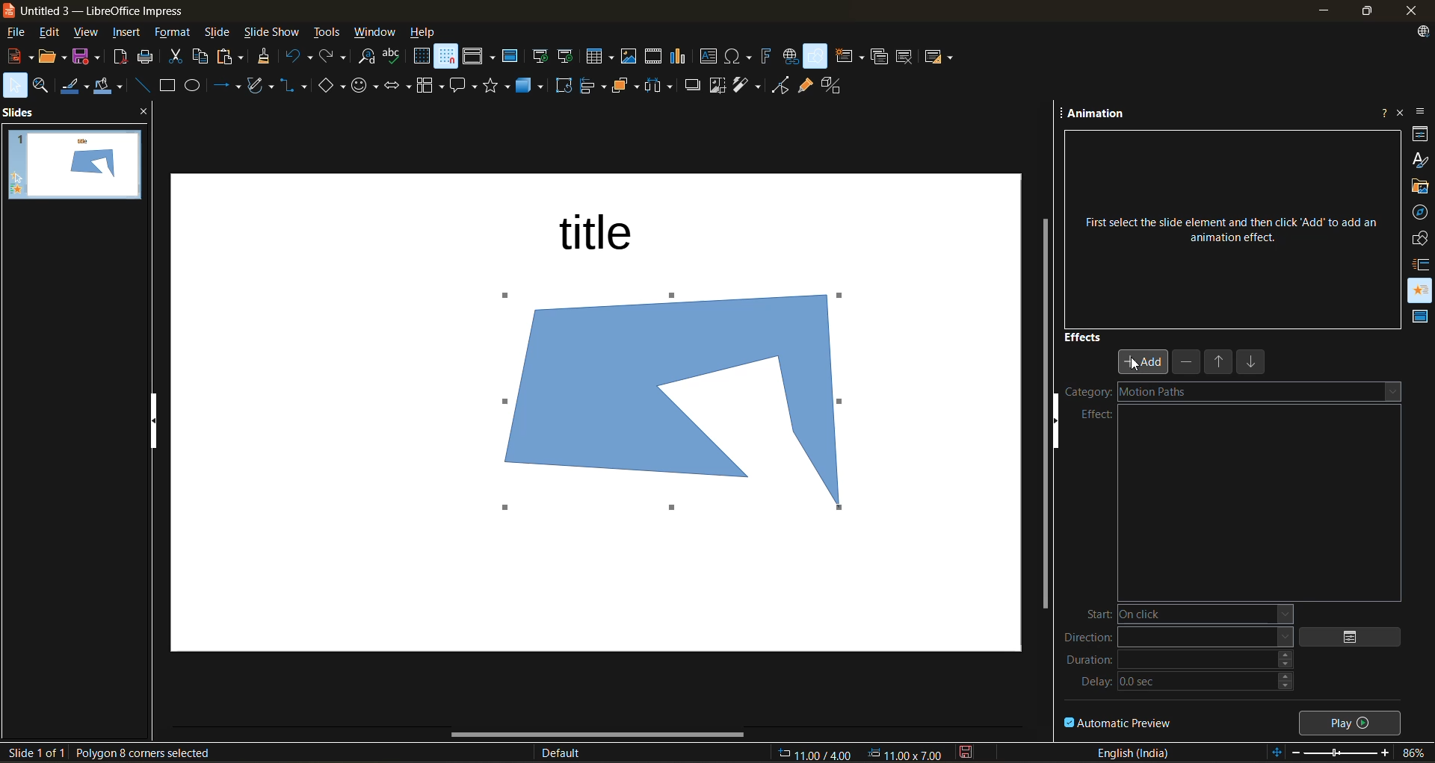  What do you see at coordinates (166, 85) in the screenshot?
I see `rectangle` at bounding box center [166, 85].